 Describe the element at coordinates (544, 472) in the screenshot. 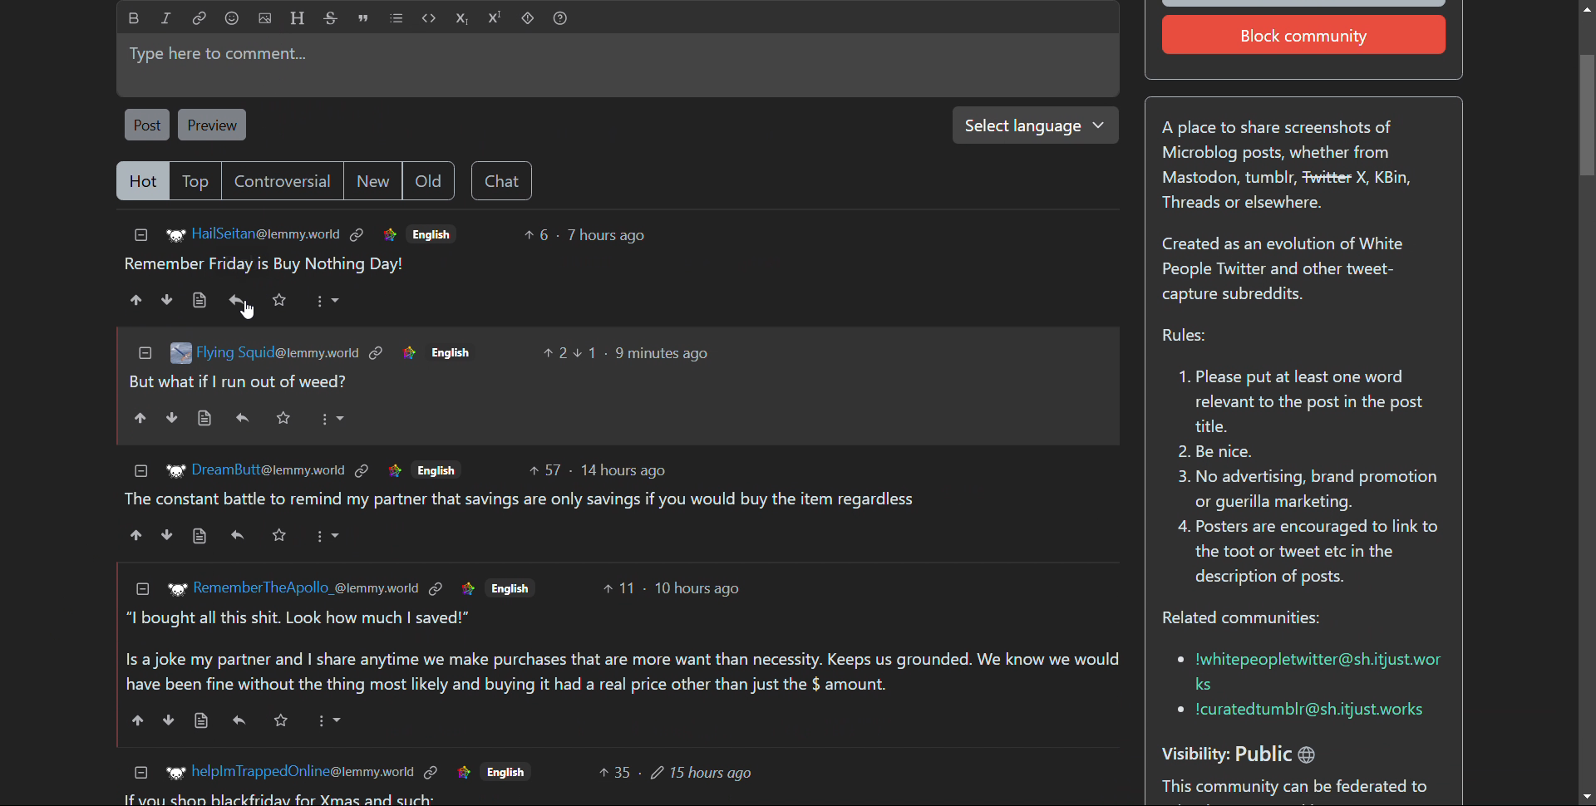

I see `number of upvotes` at that location.